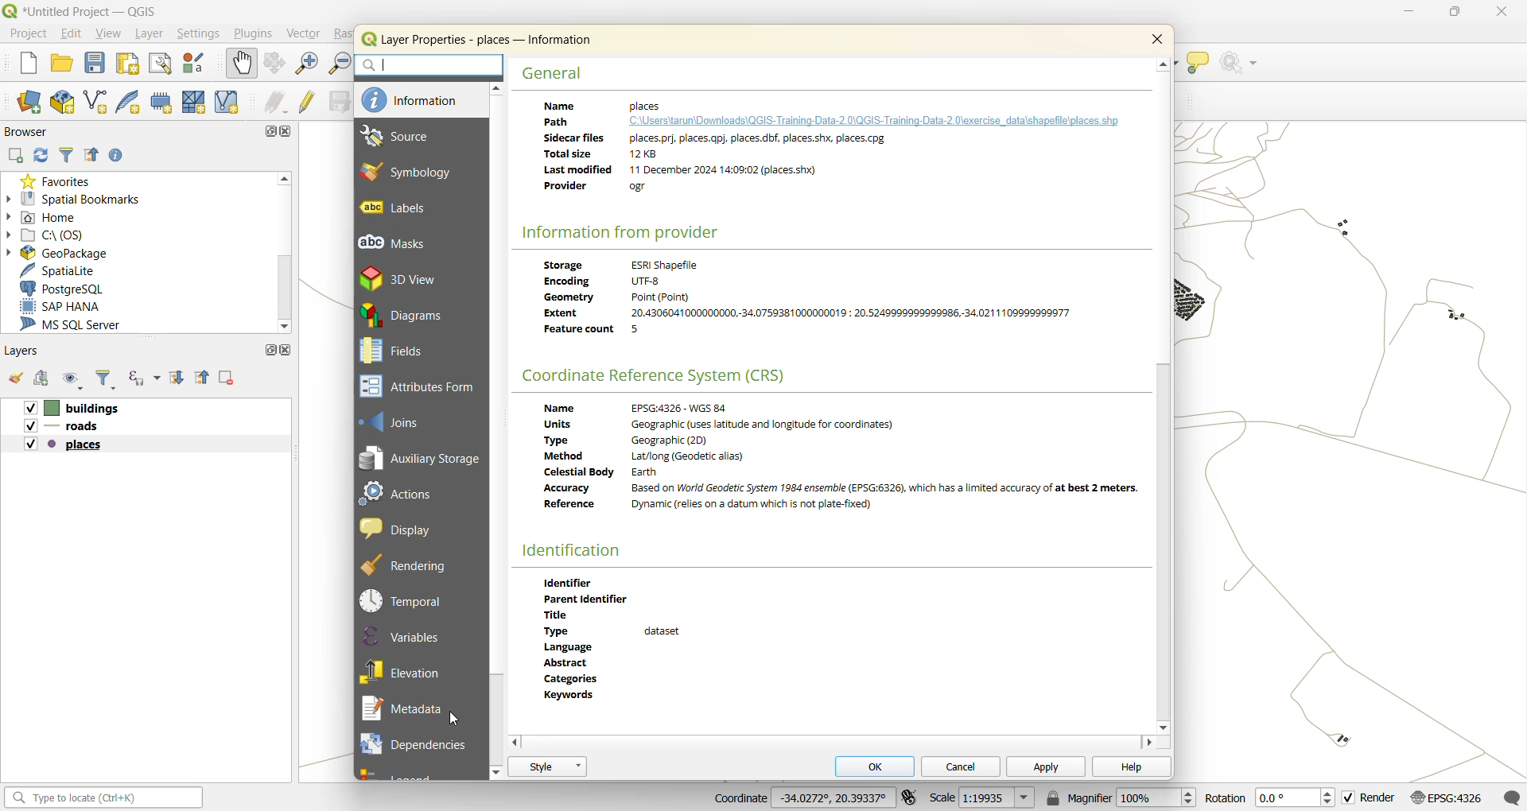 The height and width of the screenshot is (811, 1527). Describe the element at coordinates (400, 498) in the screenshot. I see `actions` at that location.